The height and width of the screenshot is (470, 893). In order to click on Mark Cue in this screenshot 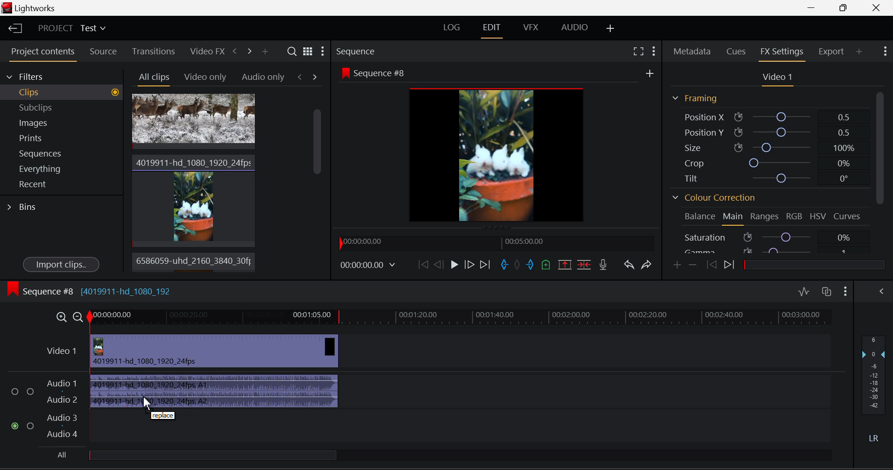, I will do `click(546, 264)`.